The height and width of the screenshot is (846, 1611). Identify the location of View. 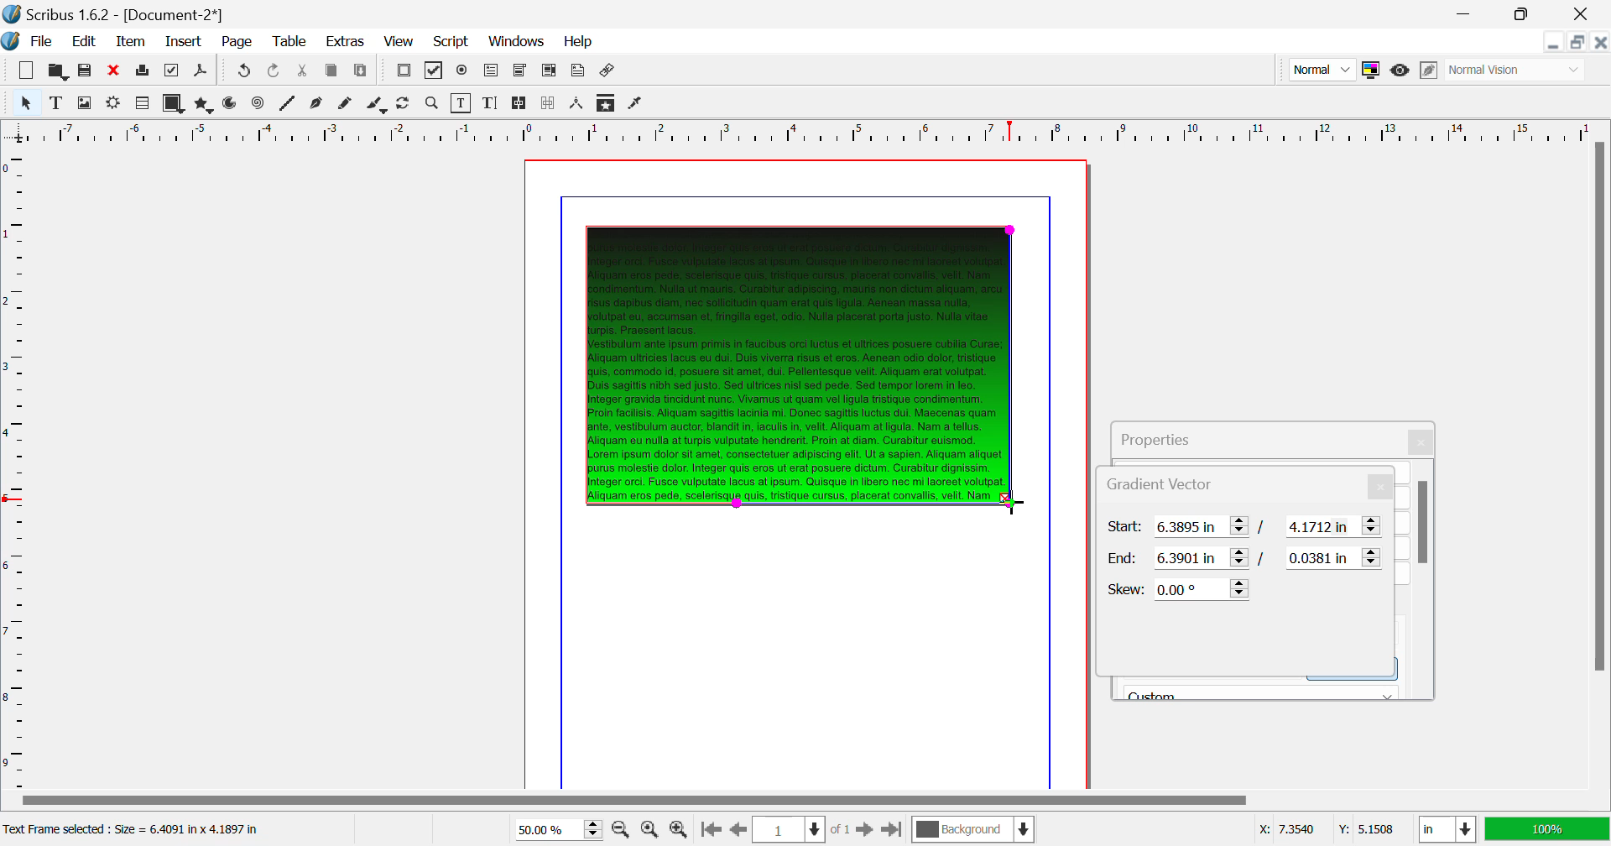
(398, 42).